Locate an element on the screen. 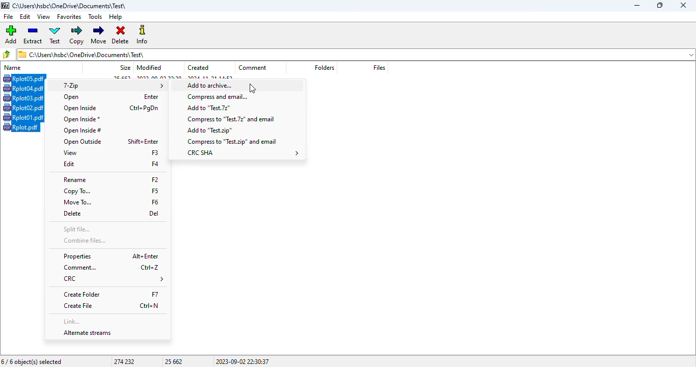 This screenshot has width=696, height=367. 6/6 object(s) selected is located at coordinates (32, 362).